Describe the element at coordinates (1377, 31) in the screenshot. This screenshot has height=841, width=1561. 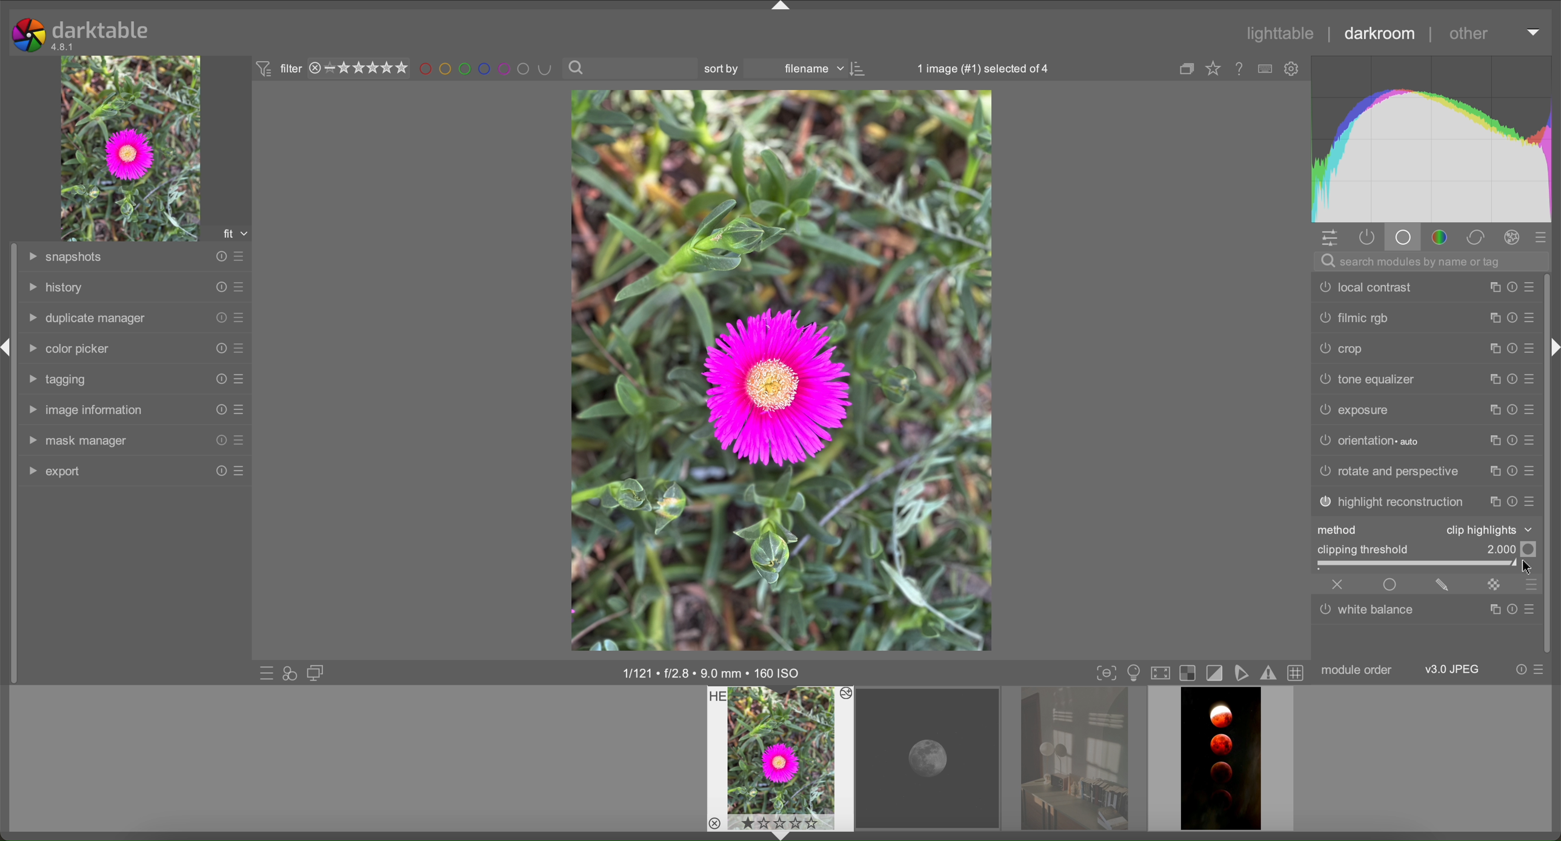
I see `darkroom` at that location.